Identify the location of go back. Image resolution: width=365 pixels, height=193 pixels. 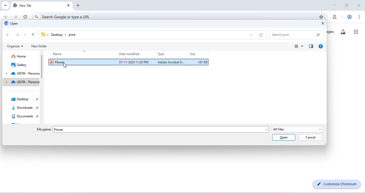
(6, 17).